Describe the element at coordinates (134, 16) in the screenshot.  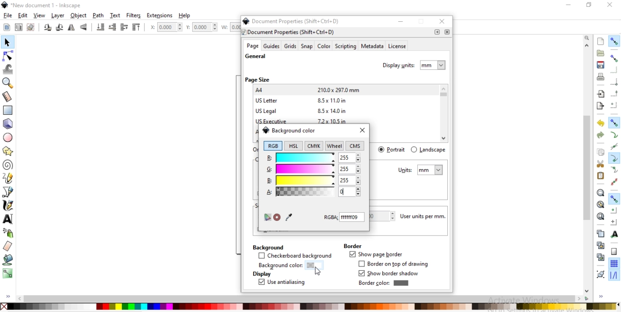
I see `filters` at that location.